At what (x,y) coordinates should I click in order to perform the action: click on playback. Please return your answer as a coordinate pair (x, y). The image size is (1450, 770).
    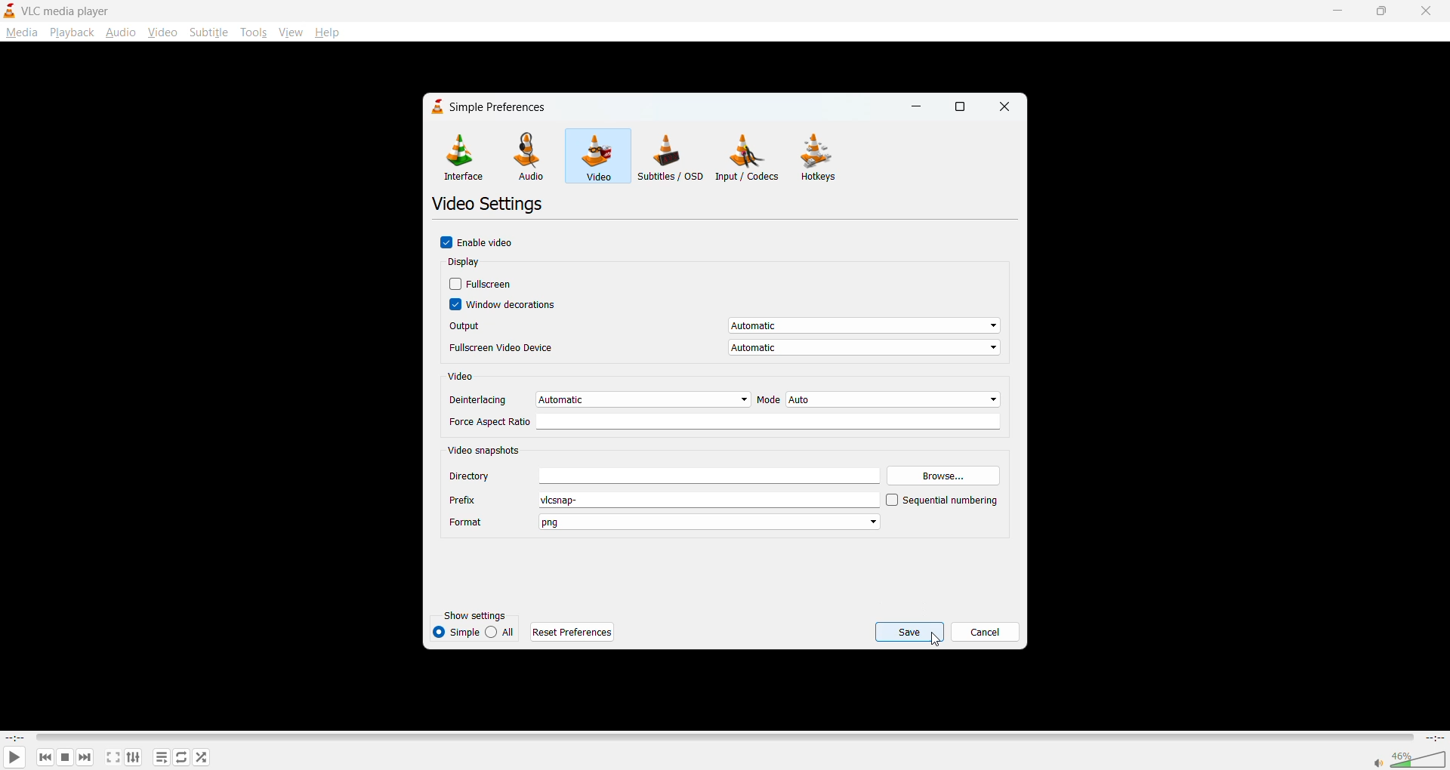
    Looking at the image, I should click on (72, 32).